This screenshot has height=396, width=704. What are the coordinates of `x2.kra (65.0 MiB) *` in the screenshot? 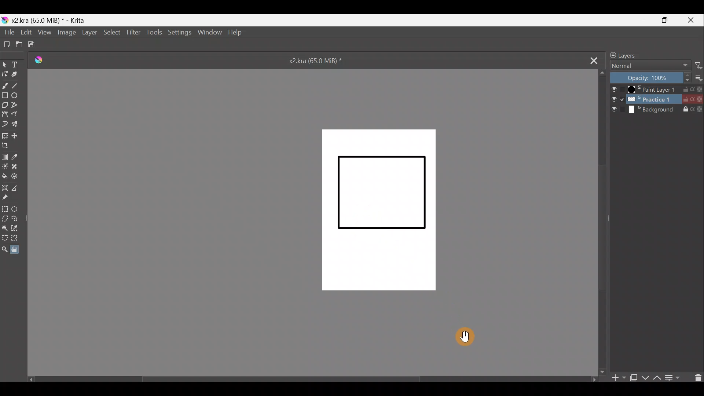 It's located at (321, 60).